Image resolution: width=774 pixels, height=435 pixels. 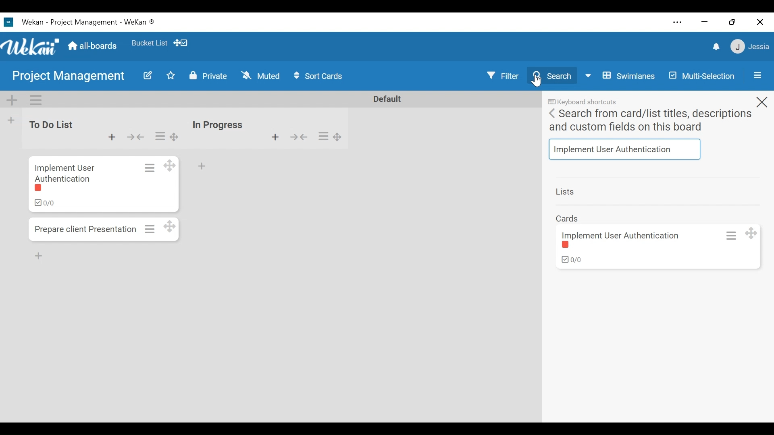 What do you see at coordinates (135, 136) in the screenshot?
I see `collapse` at bounding box center [135, 136].